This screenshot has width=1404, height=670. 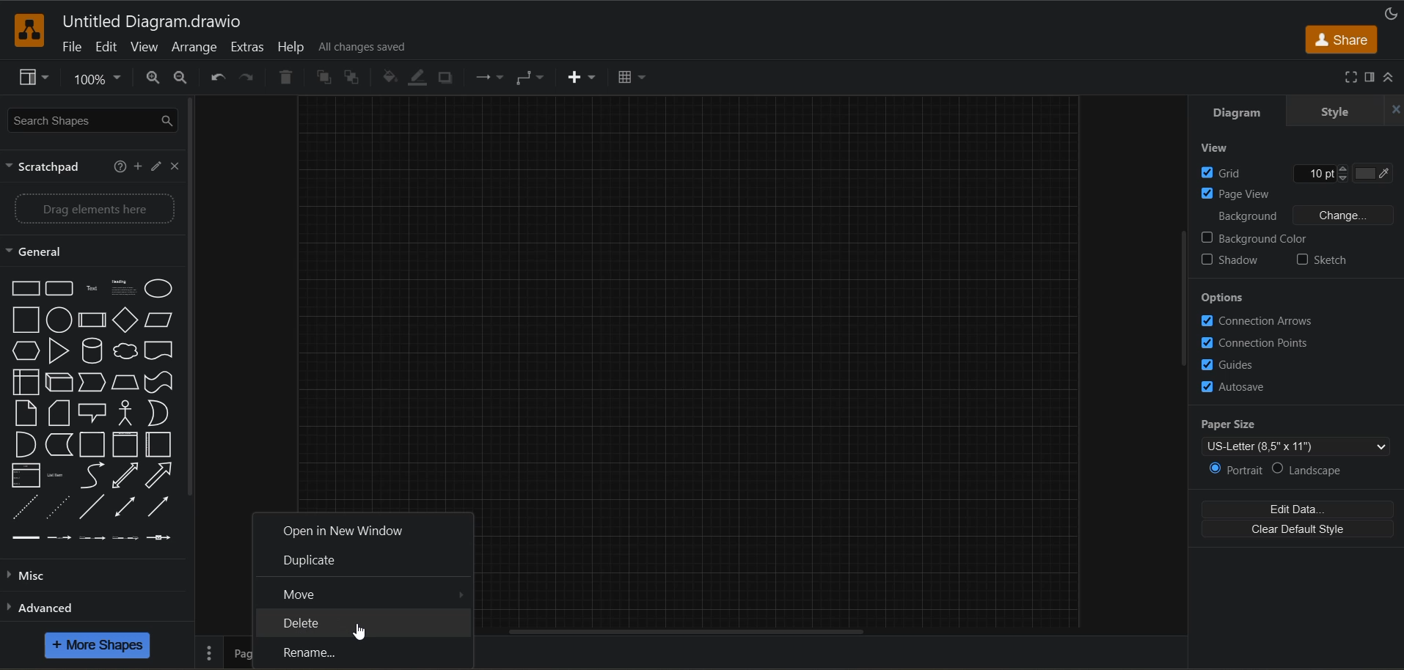 I want to click on file name - Untitled Diagram.drawio, so click(x=205, y=21).